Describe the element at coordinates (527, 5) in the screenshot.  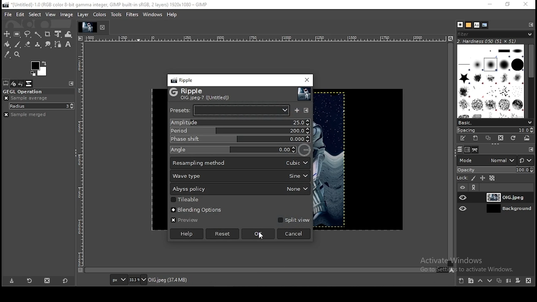
I see `close window` at that location.